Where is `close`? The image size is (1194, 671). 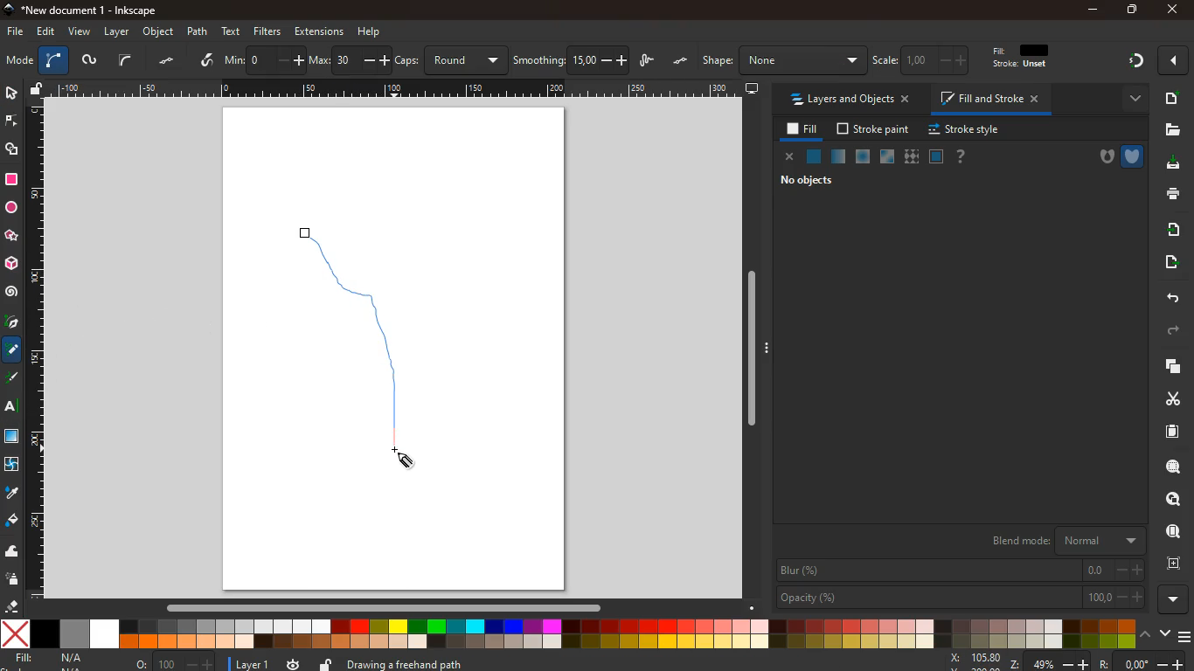
close is located at coordinates (1174, 10).